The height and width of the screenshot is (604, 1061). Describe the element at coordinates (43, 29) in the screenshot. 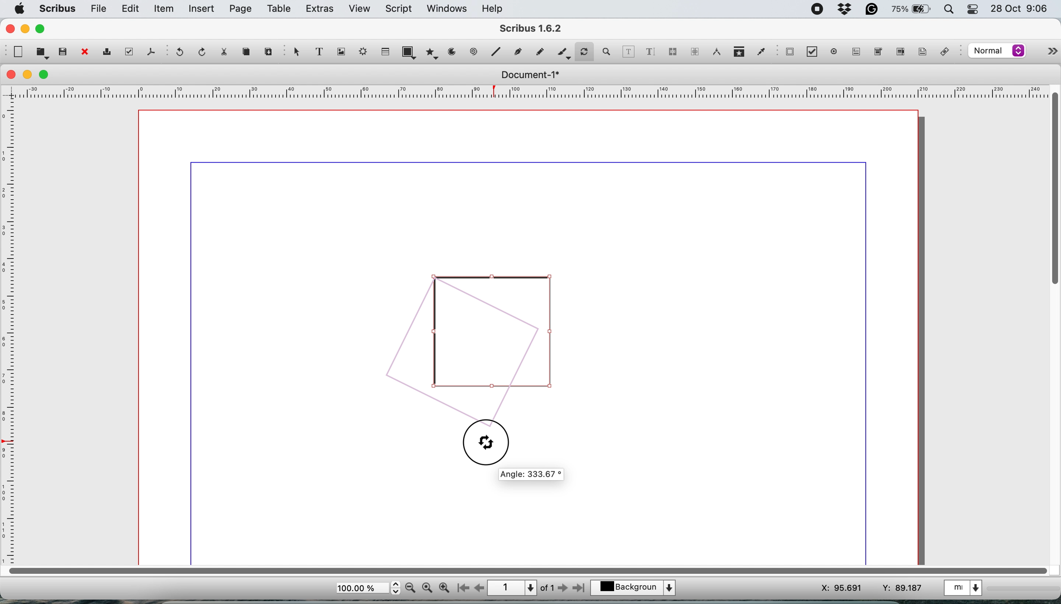

I see `maximise` at that location.